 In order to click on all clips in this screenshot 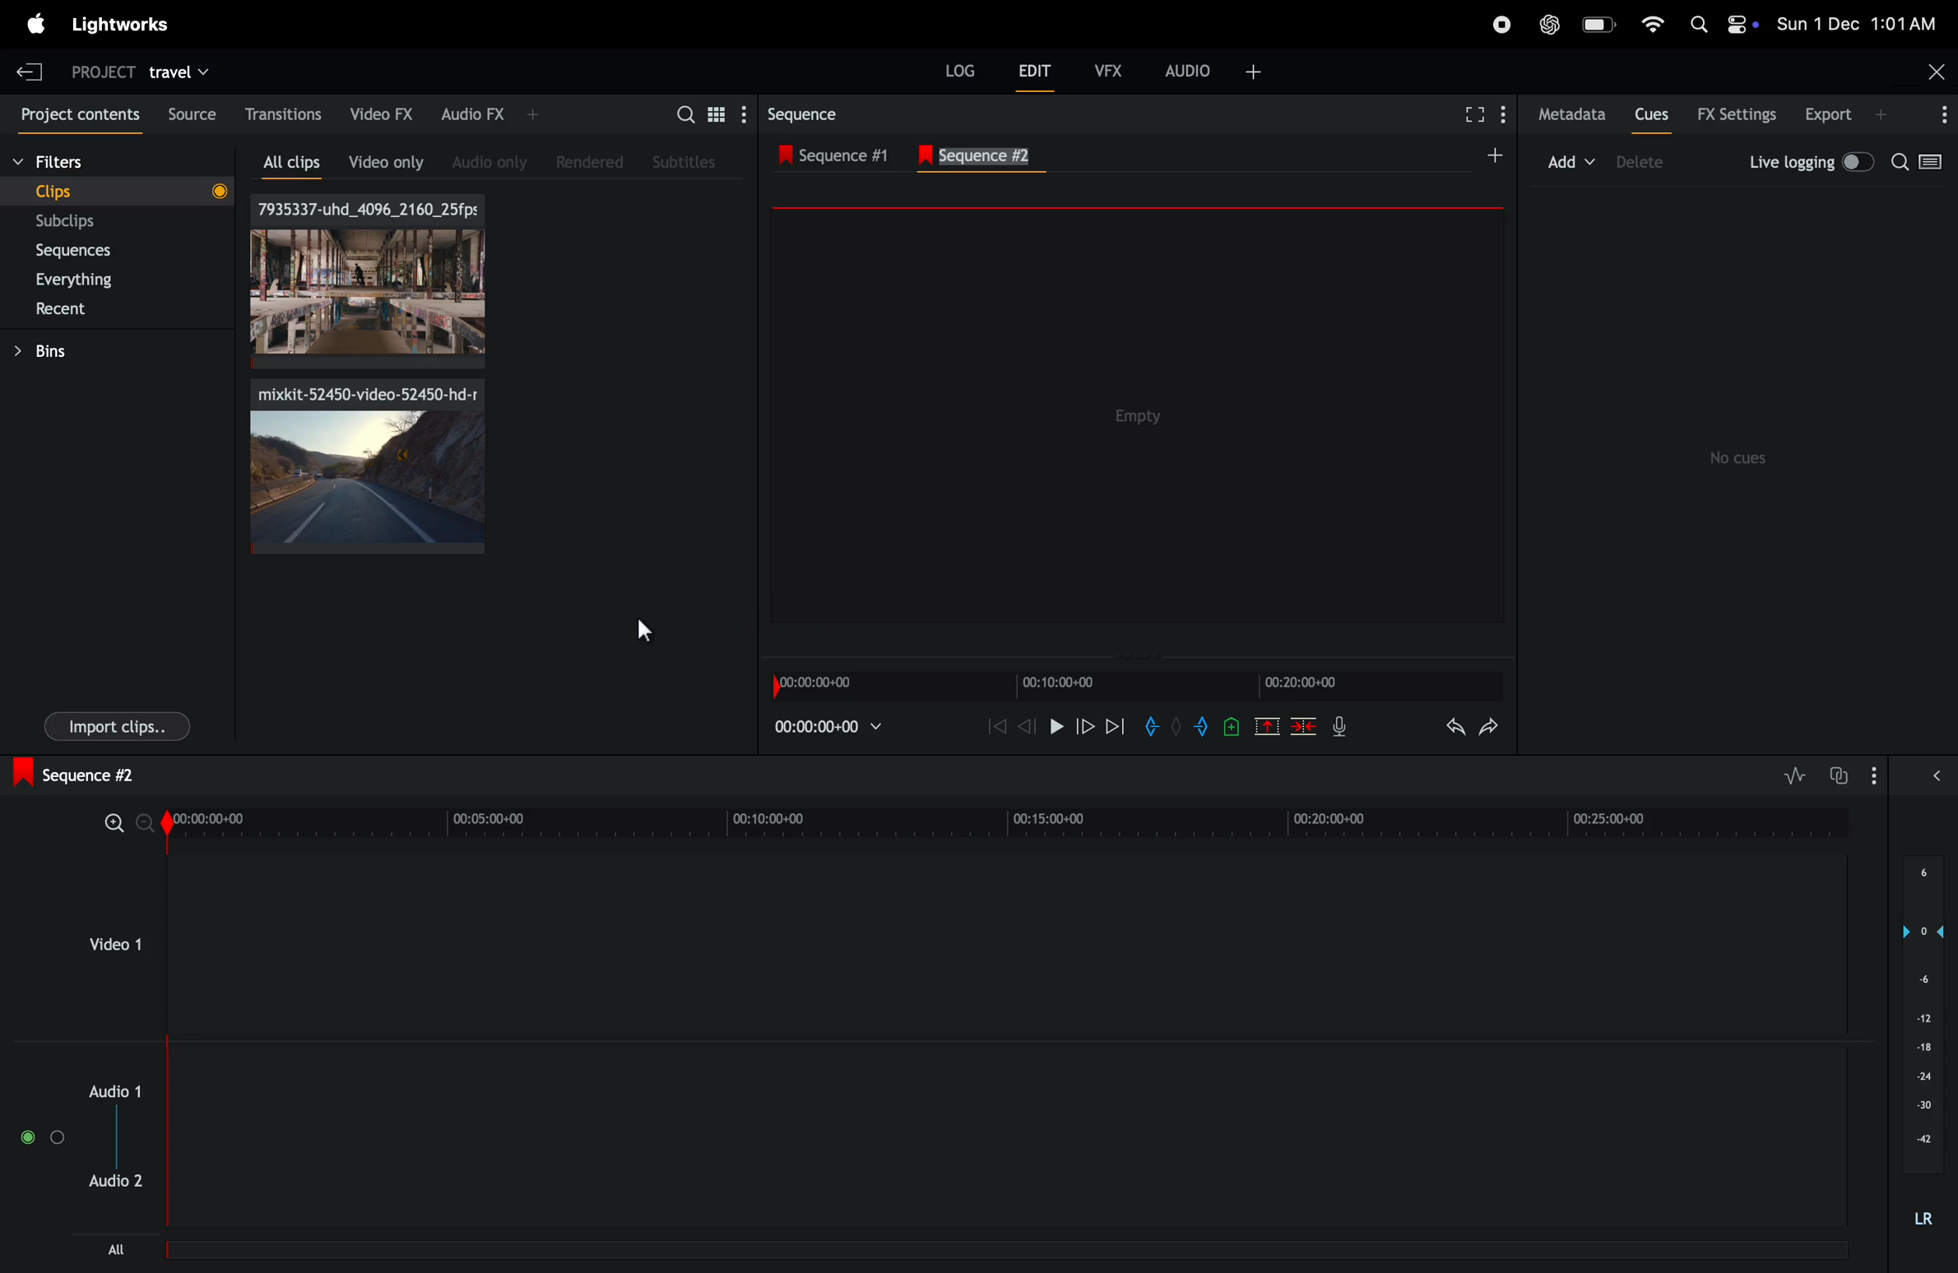, I will do `click(296, 163)`.